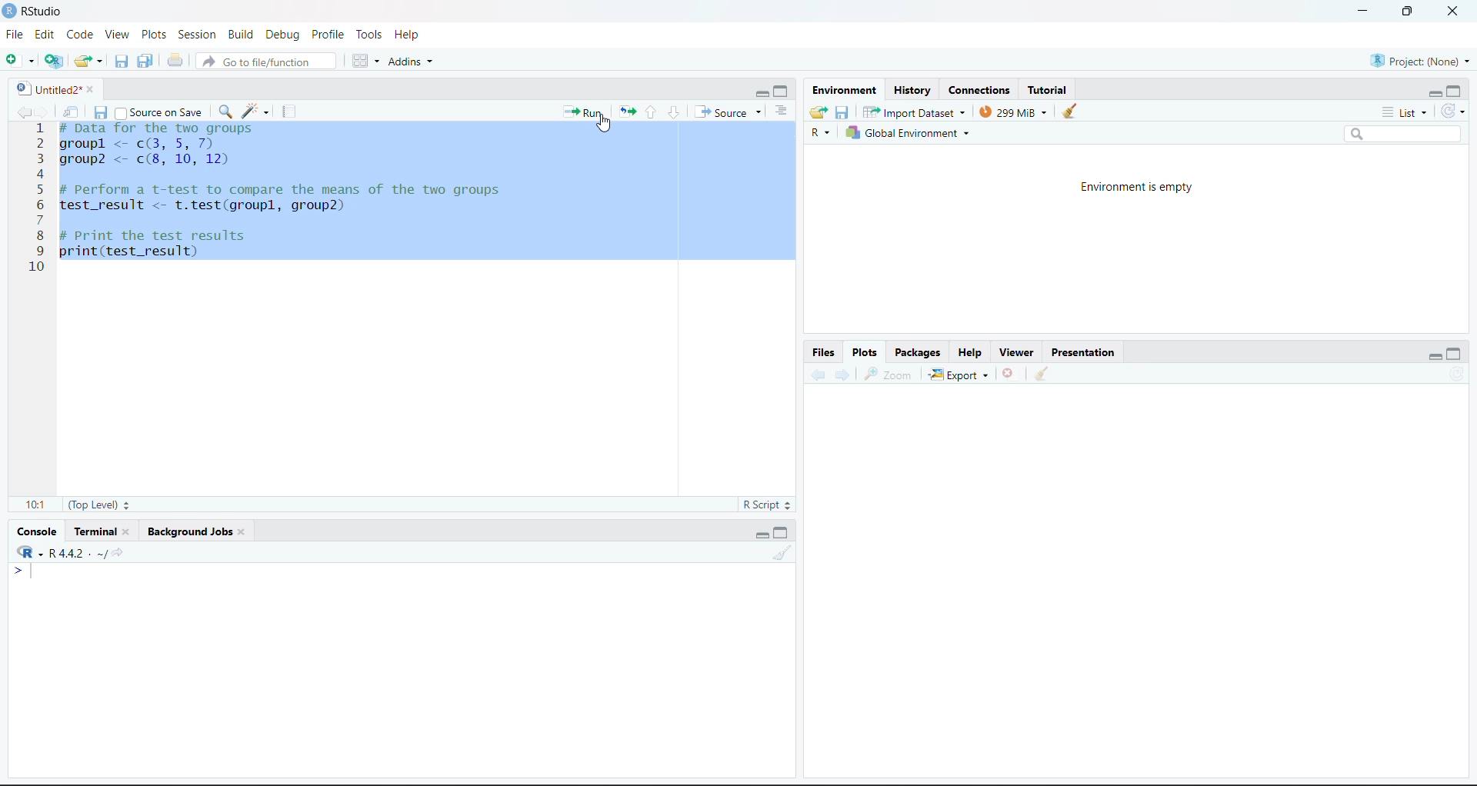 This screenshot has height=786, width=1477. Describe the element at coordinates (960, 374) in the screenshot. I see `export` at that location.